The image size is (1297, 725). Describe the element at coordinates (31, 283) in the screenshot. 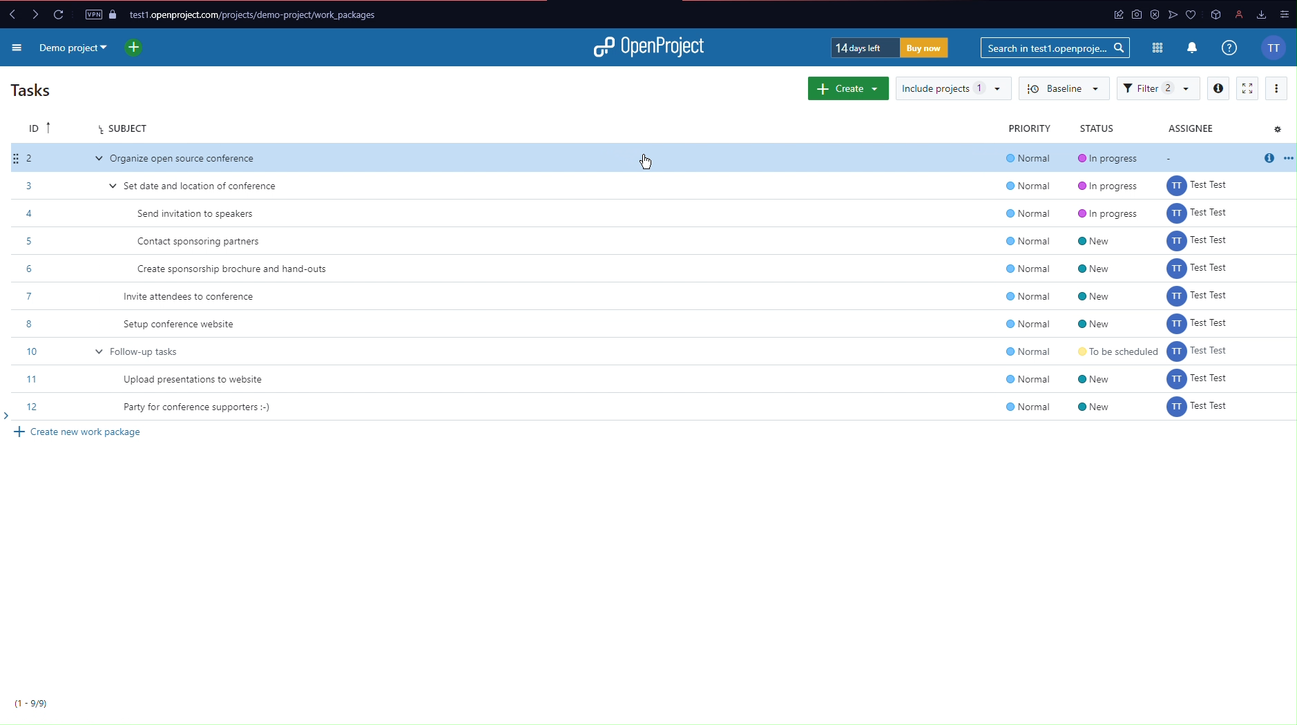

I see `IDs` at that location.